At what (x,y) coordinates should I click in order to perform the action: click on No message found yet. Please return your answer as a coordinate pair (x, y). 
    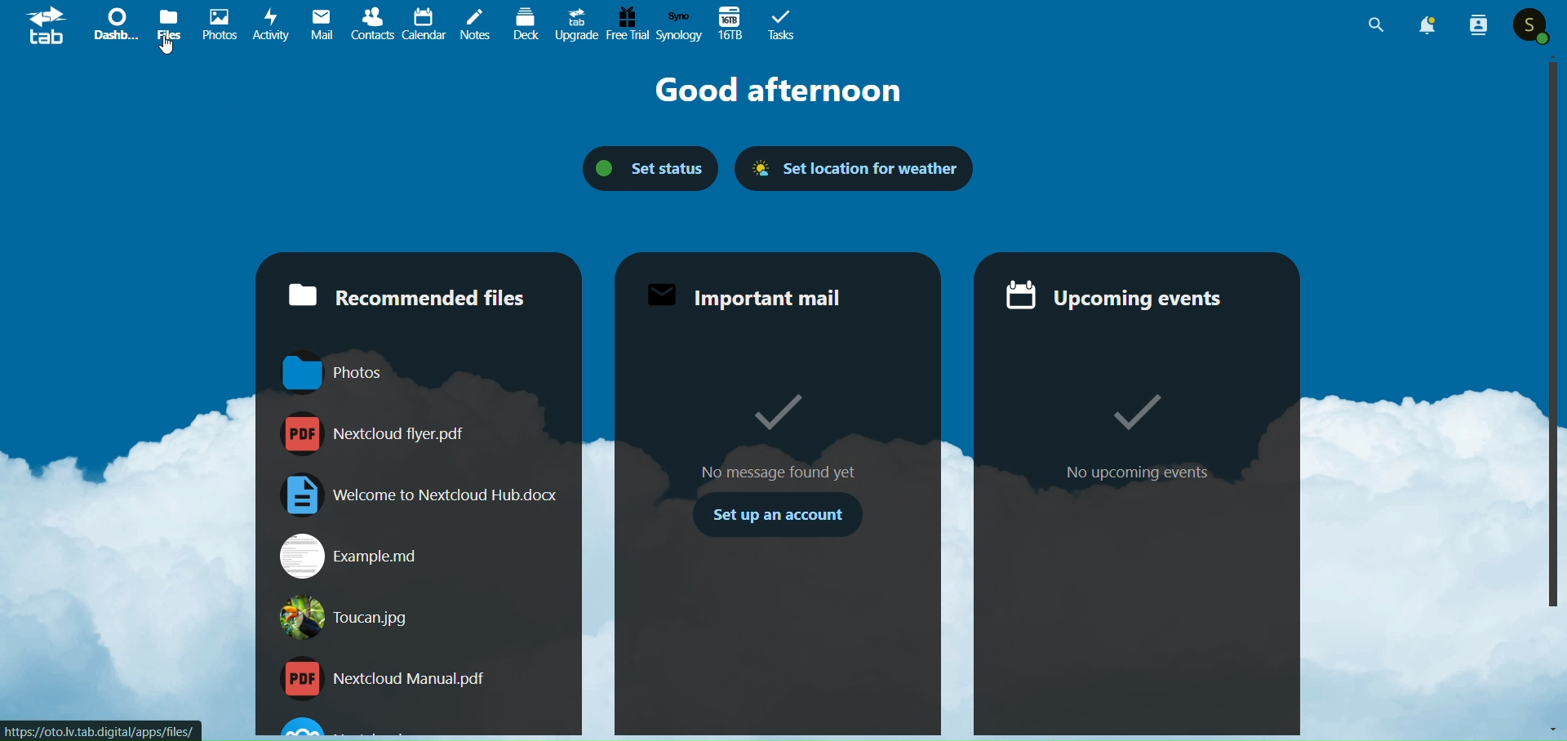
    Looking at the image, I should click on (782, 473).